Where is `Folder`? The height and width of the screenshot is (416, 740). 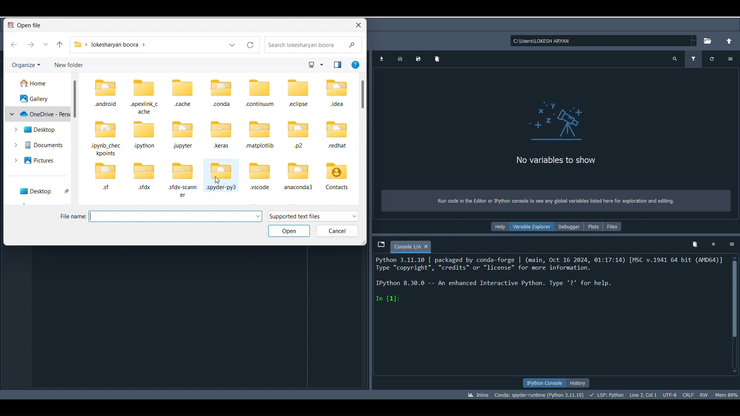 Folder is located at coordinates (260, 178).